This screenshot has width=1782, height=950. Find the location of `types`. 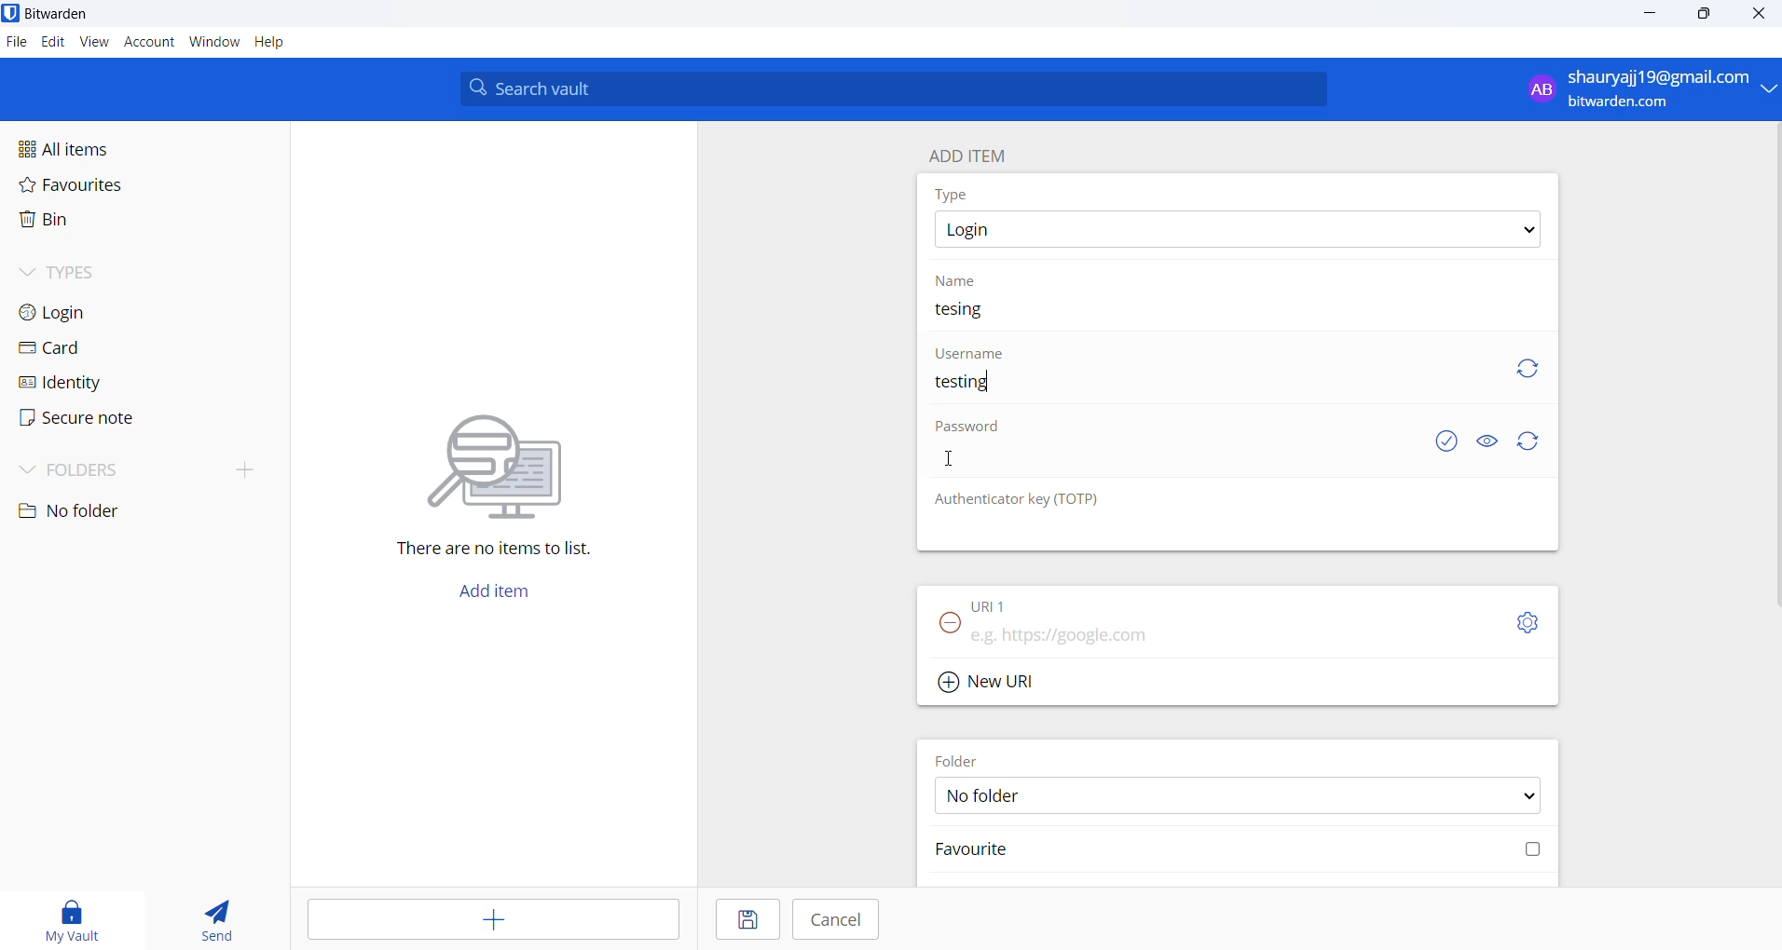

types is located at coordinates (116, 278).